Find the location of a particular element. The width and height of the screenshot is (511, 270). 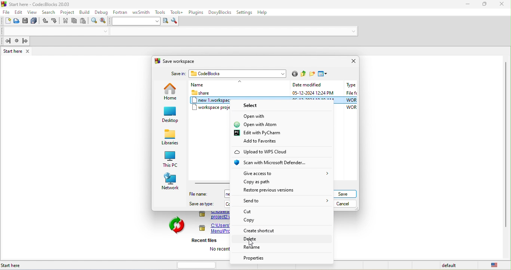

cursor movement is located at coordinates (252, 243).